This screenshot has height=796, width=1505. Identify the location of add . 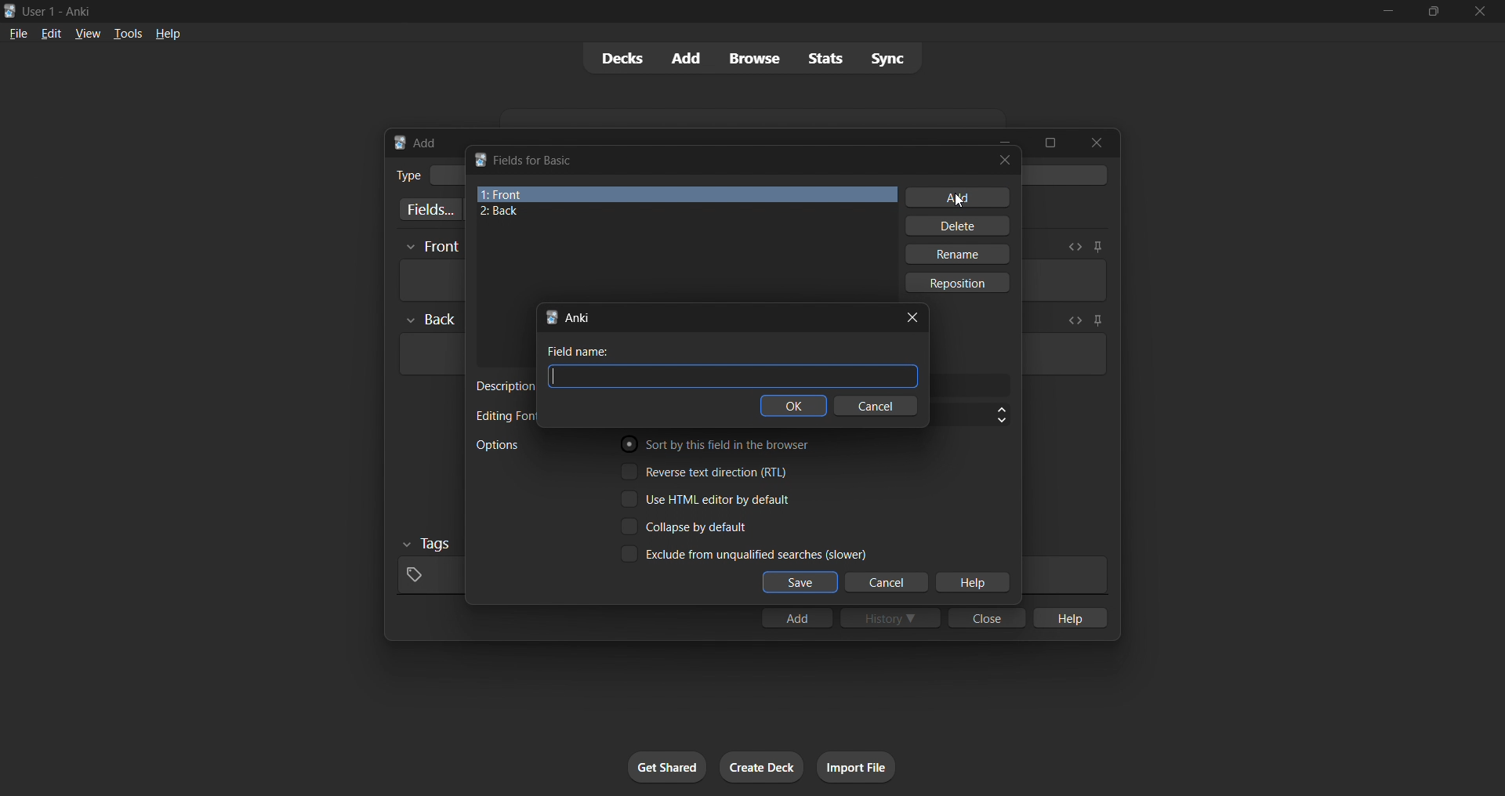
(958, 197).